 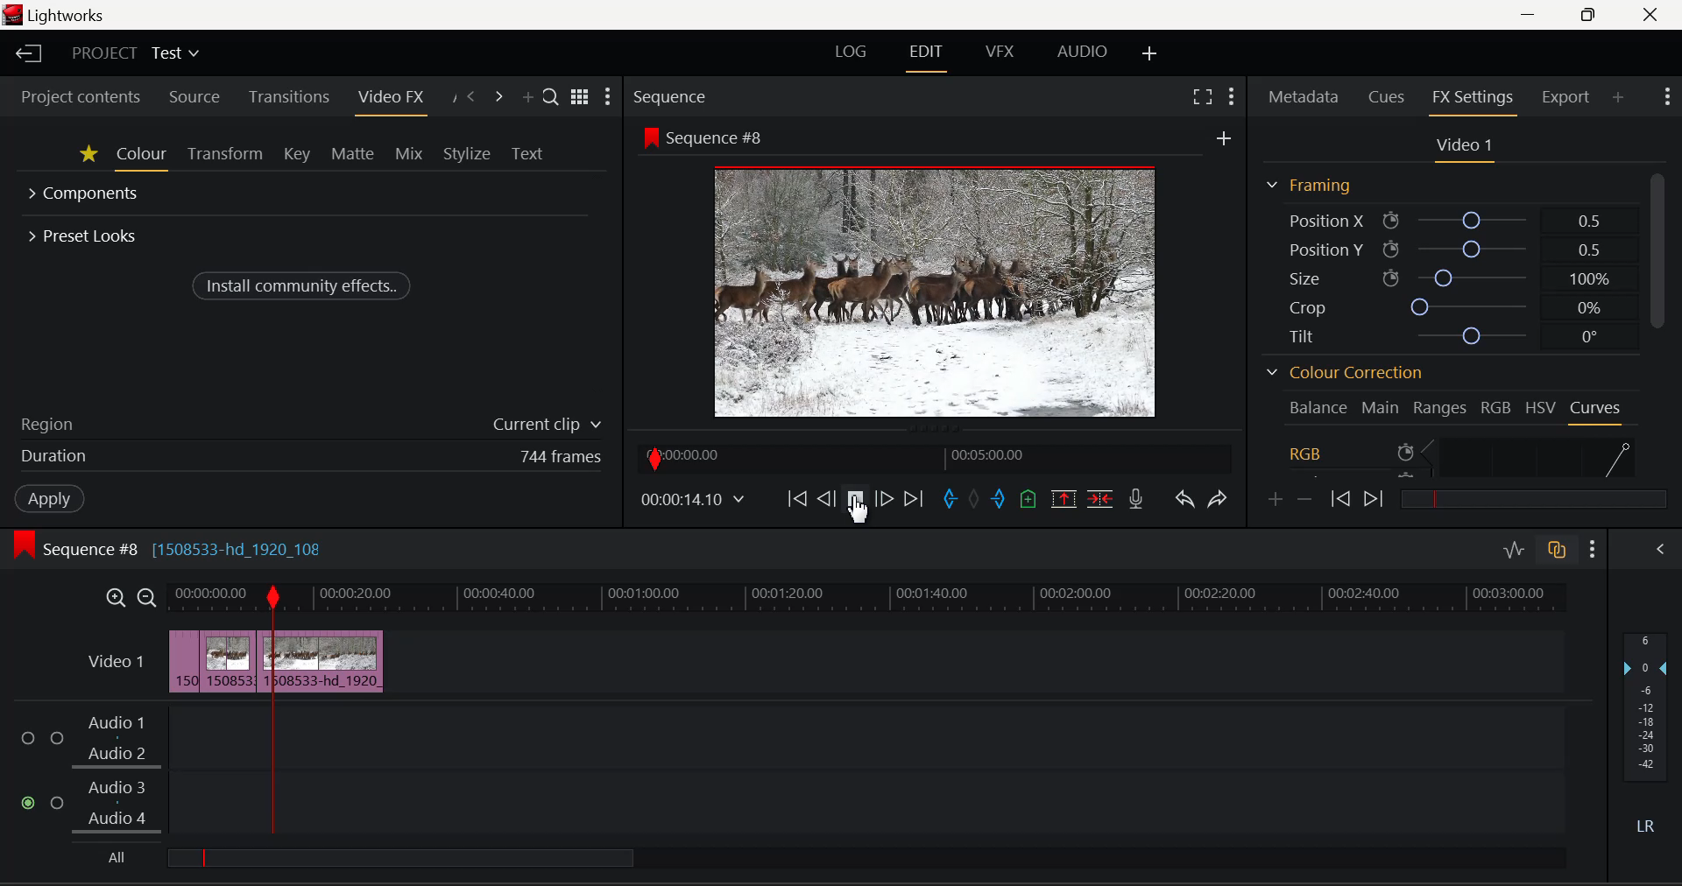 What do you see at coordinates (353, 156) in the screenshot?
I see `Matte` at bounding box center [353, 156].